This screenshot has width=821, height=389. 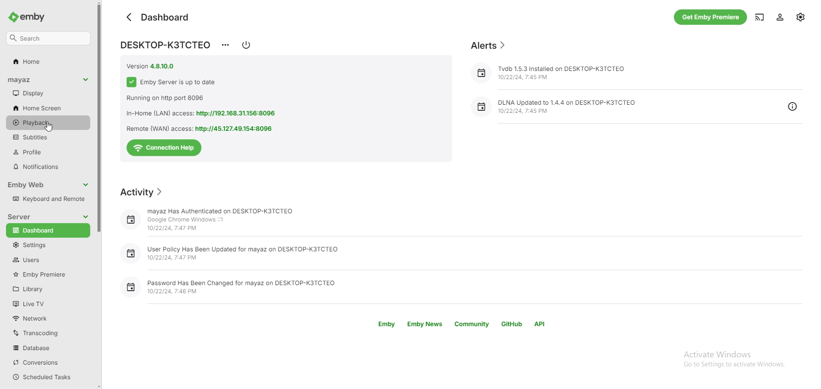 What do you see at coordinates (153, 66) in the screenshot?
I see `version 4.8.10.0` at bounding box center [153, 66].